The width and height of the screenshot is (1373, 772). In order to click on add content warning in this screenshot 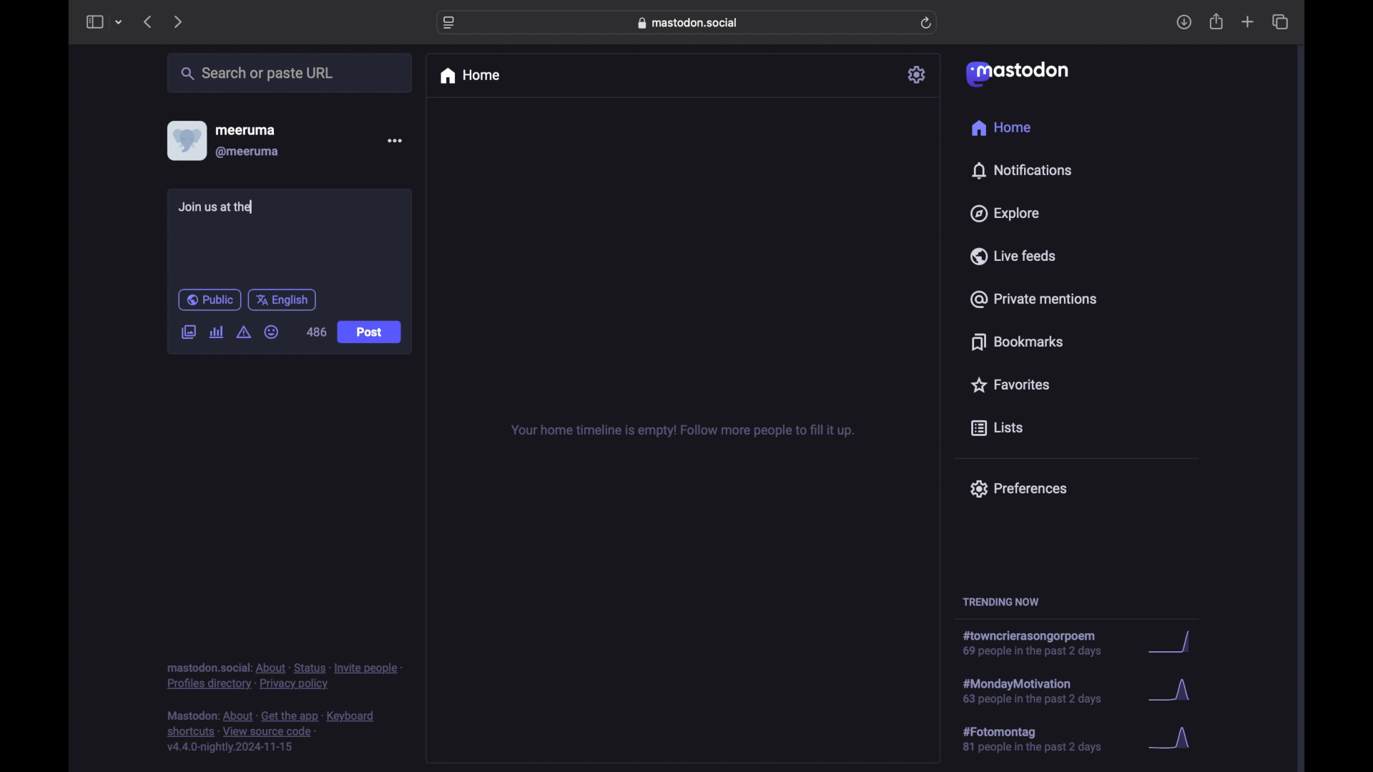, I will do `click(243, 332)`.